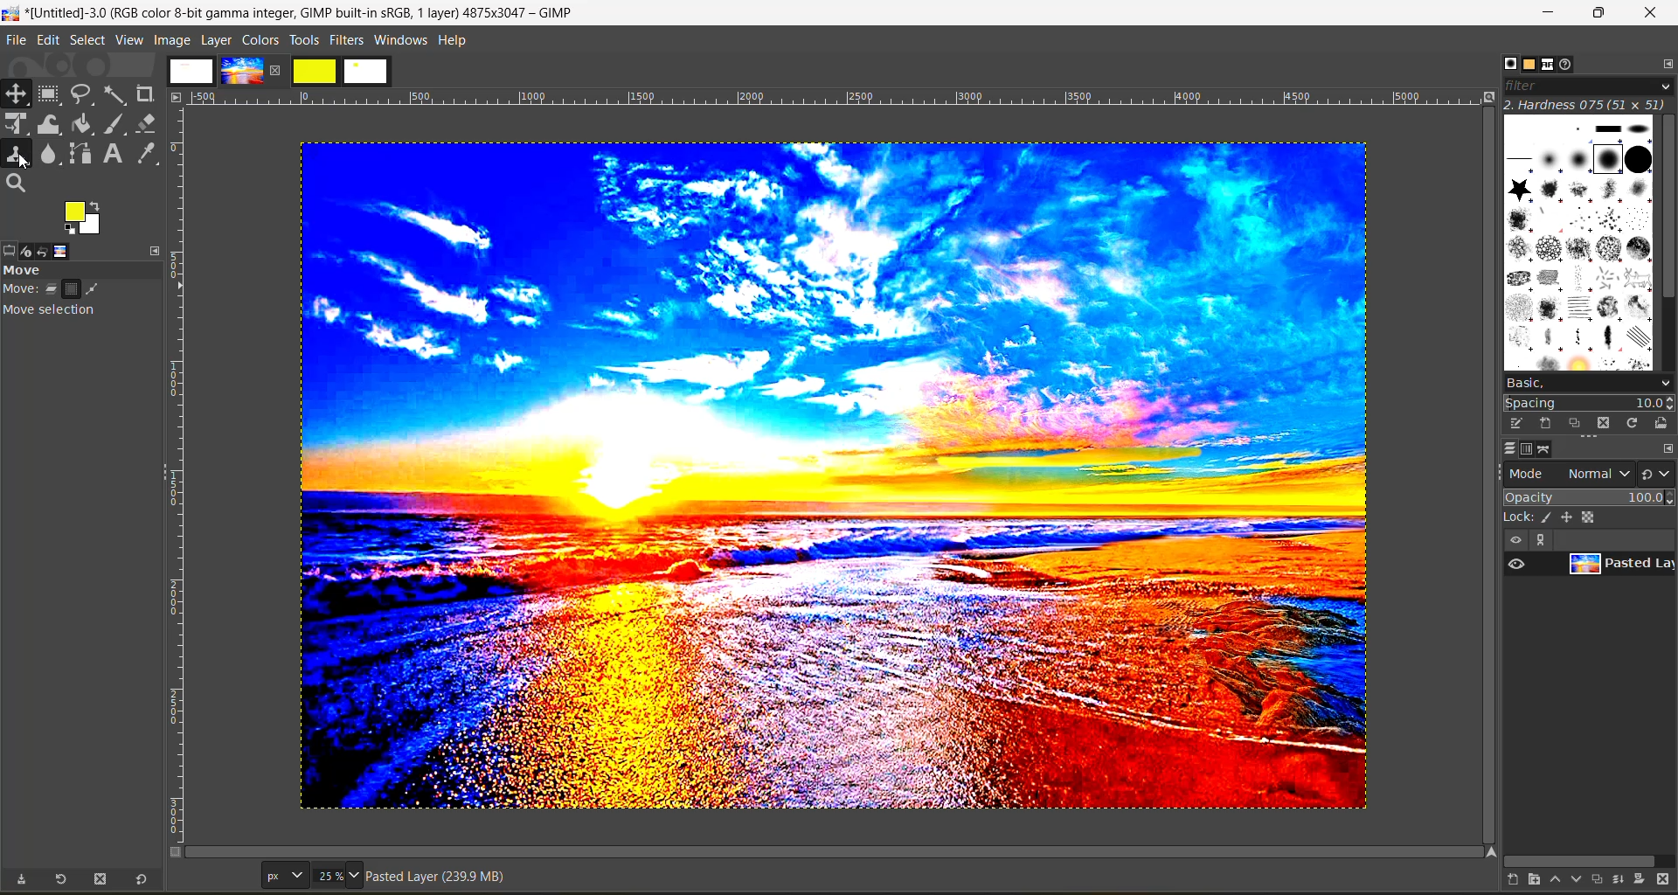 The width and height of the screenshot is (1678, 895). I want to click on tools, so click(304, 40).